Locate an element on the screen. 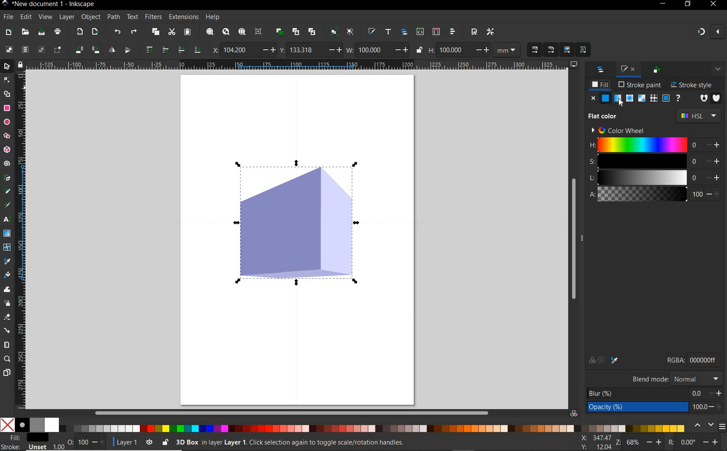  menu is located at coordinates (722, 426).